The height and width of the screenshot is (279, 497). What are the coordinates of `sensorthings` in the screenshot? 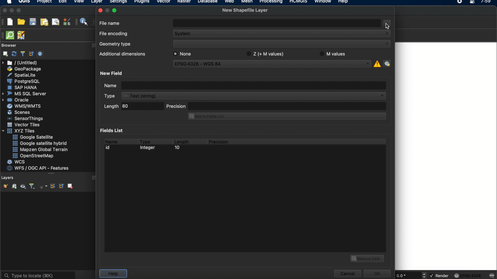 It's located at (25, 119).